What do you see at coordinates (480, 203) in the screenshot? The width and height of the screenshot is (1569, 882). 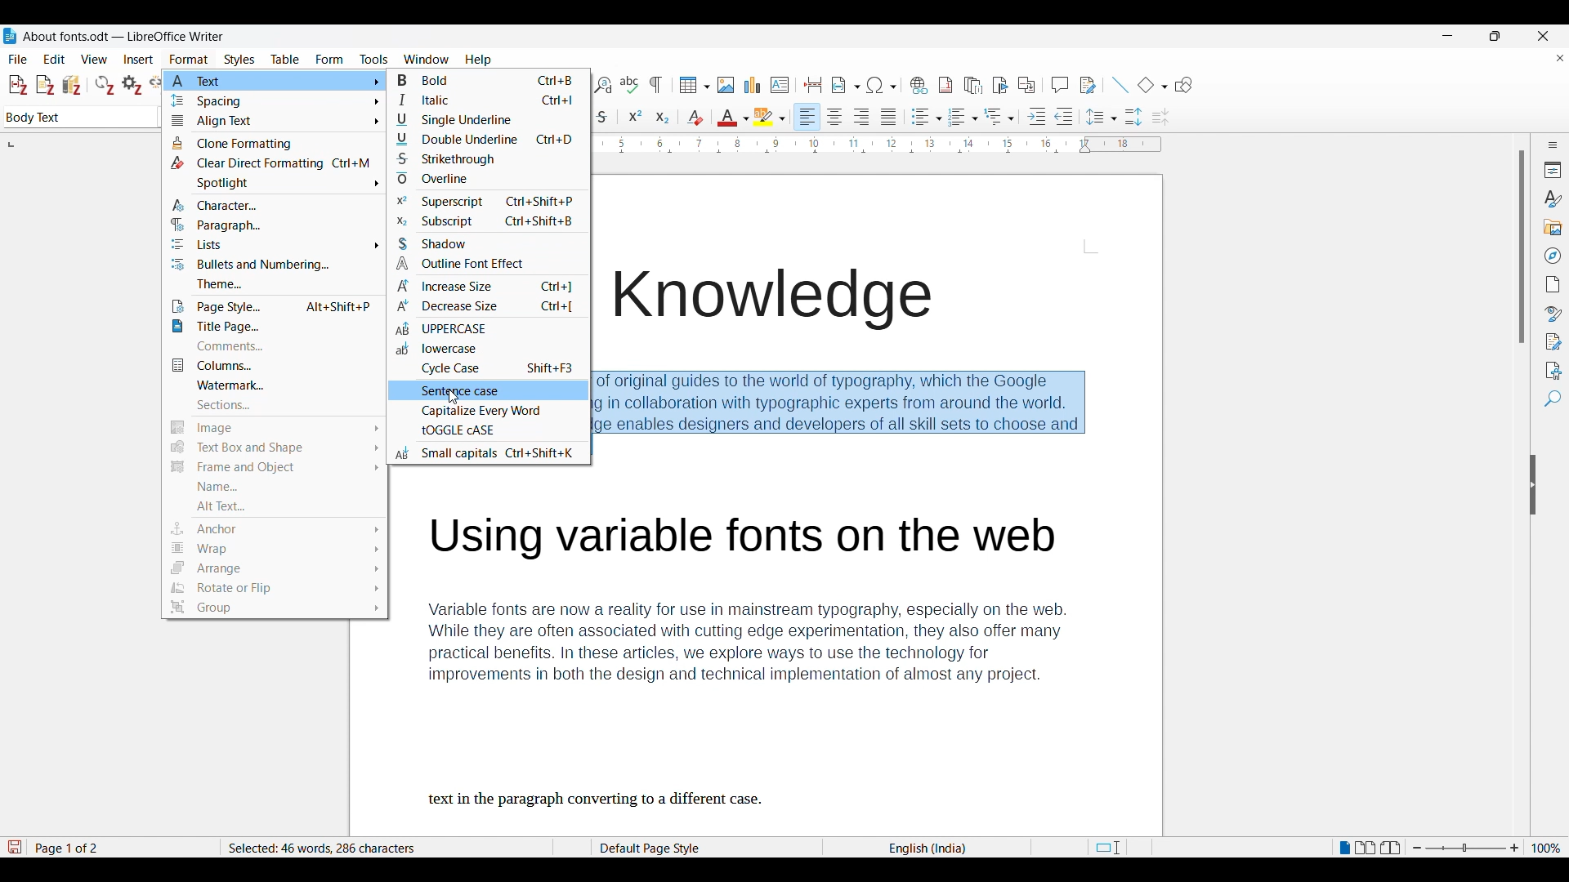 I see `Superscript` at bounding box center [480, 203].